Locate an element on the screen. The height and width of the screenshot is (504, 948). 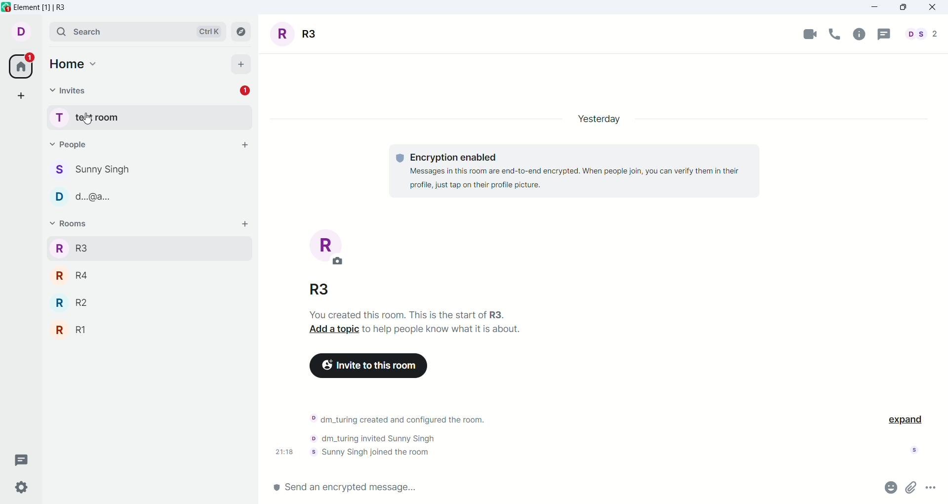
options is located at coordinates (931, 487).